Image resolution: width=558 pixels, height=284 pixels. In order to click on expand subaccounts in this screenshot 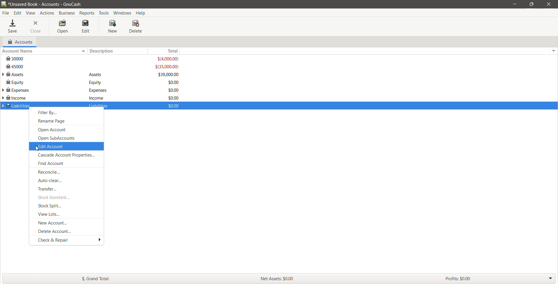, I will do `click(3, 75)`.